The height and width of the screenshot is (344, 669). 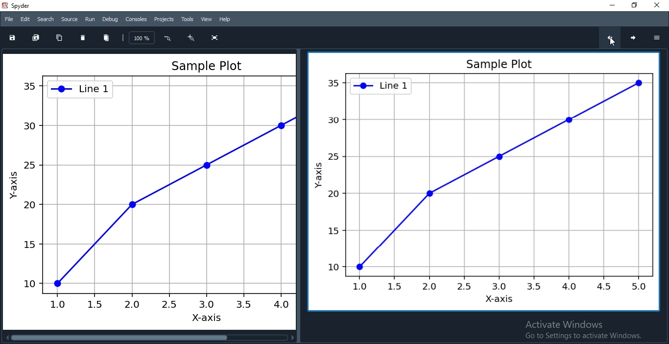 What do you see at coordinates (657, 6) in the screenshot?
I see `Close` at bounding box center [657, 6].